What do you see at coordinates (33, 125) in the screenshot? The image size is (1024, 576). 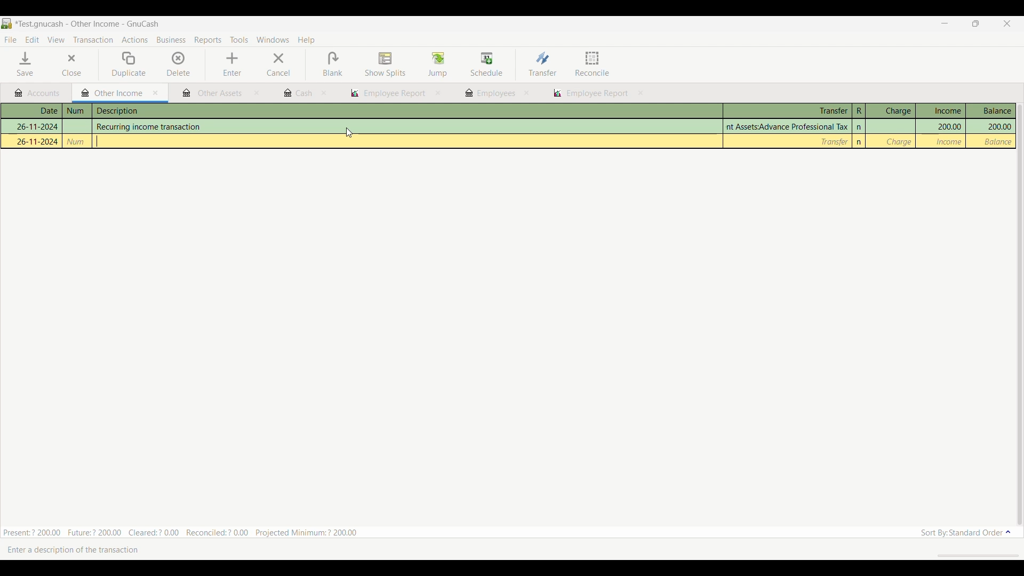 I see `26-11-2024` at bounding box center [33, 125].